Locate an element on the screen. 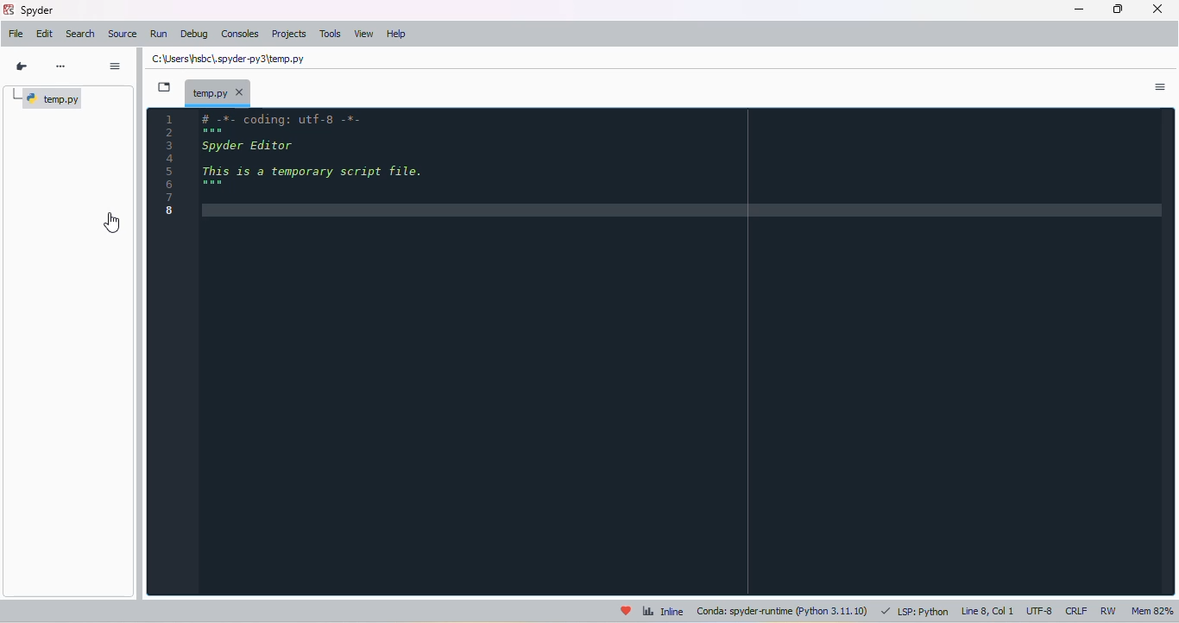  view is located at coordinates (363, 34).